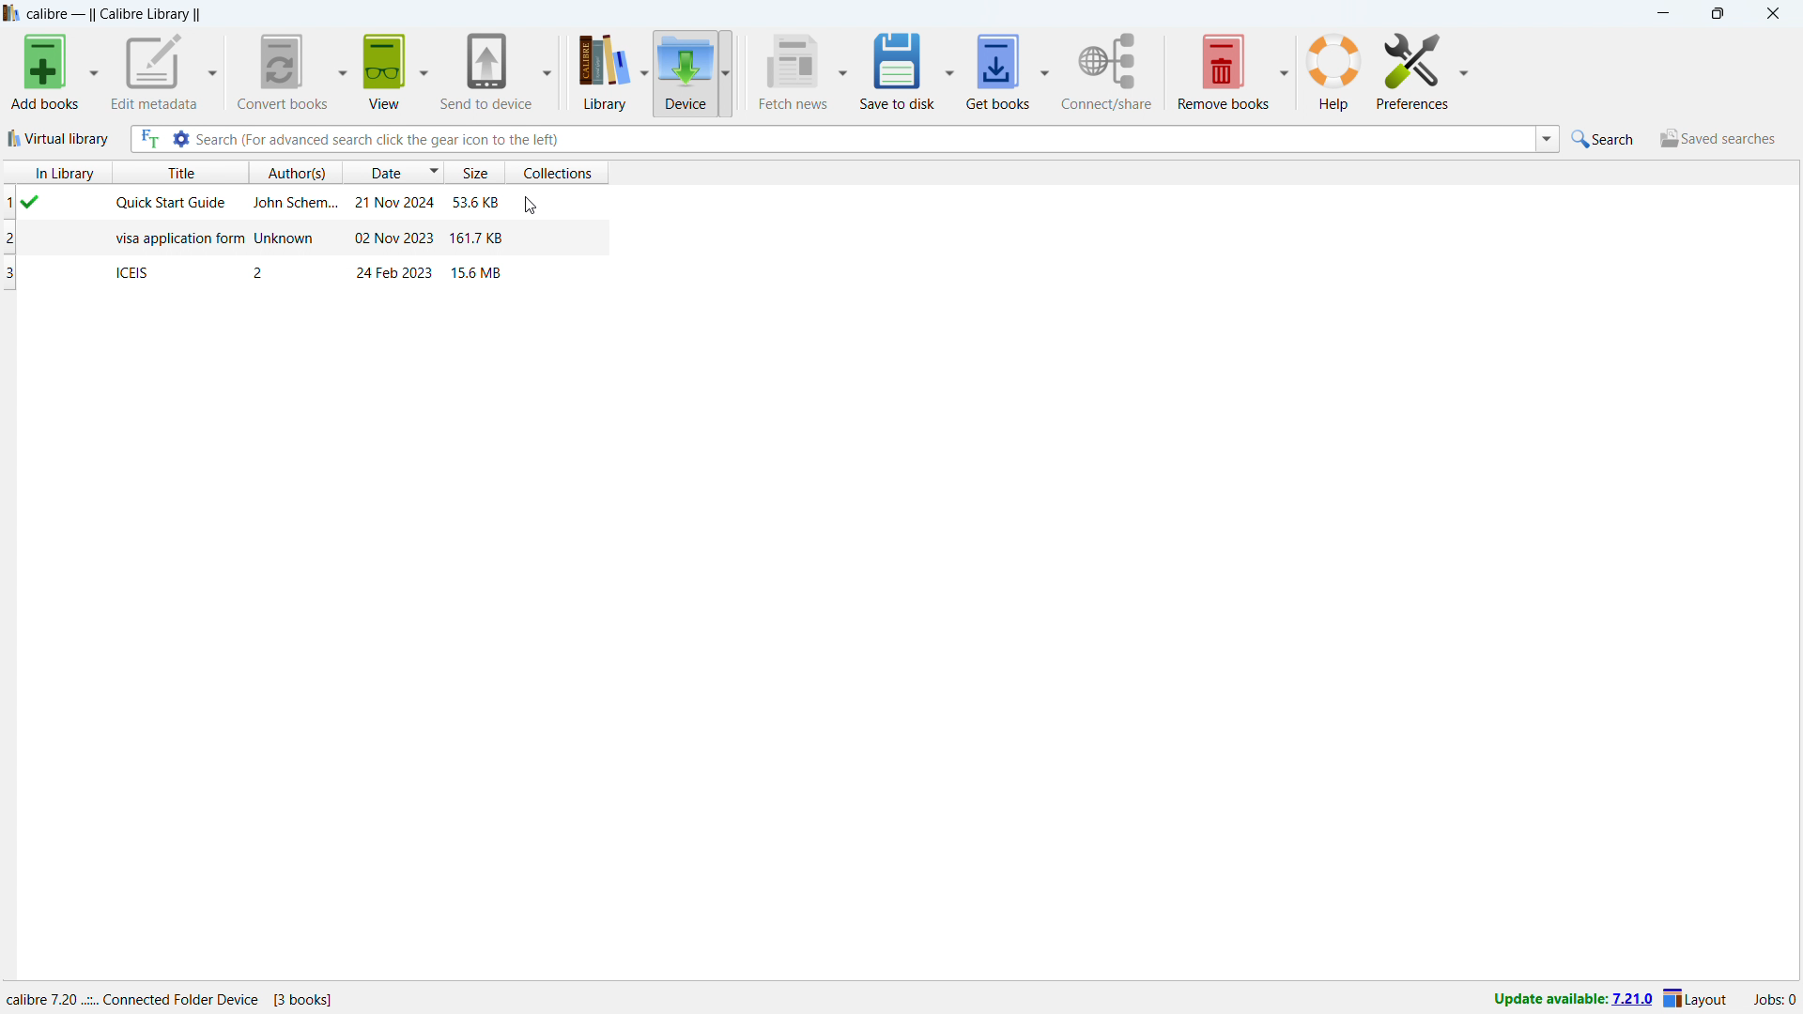  What do you see at coordinates (341, 70) in the screenshot?
I see `convert books options` at bounding box center [341, 70].